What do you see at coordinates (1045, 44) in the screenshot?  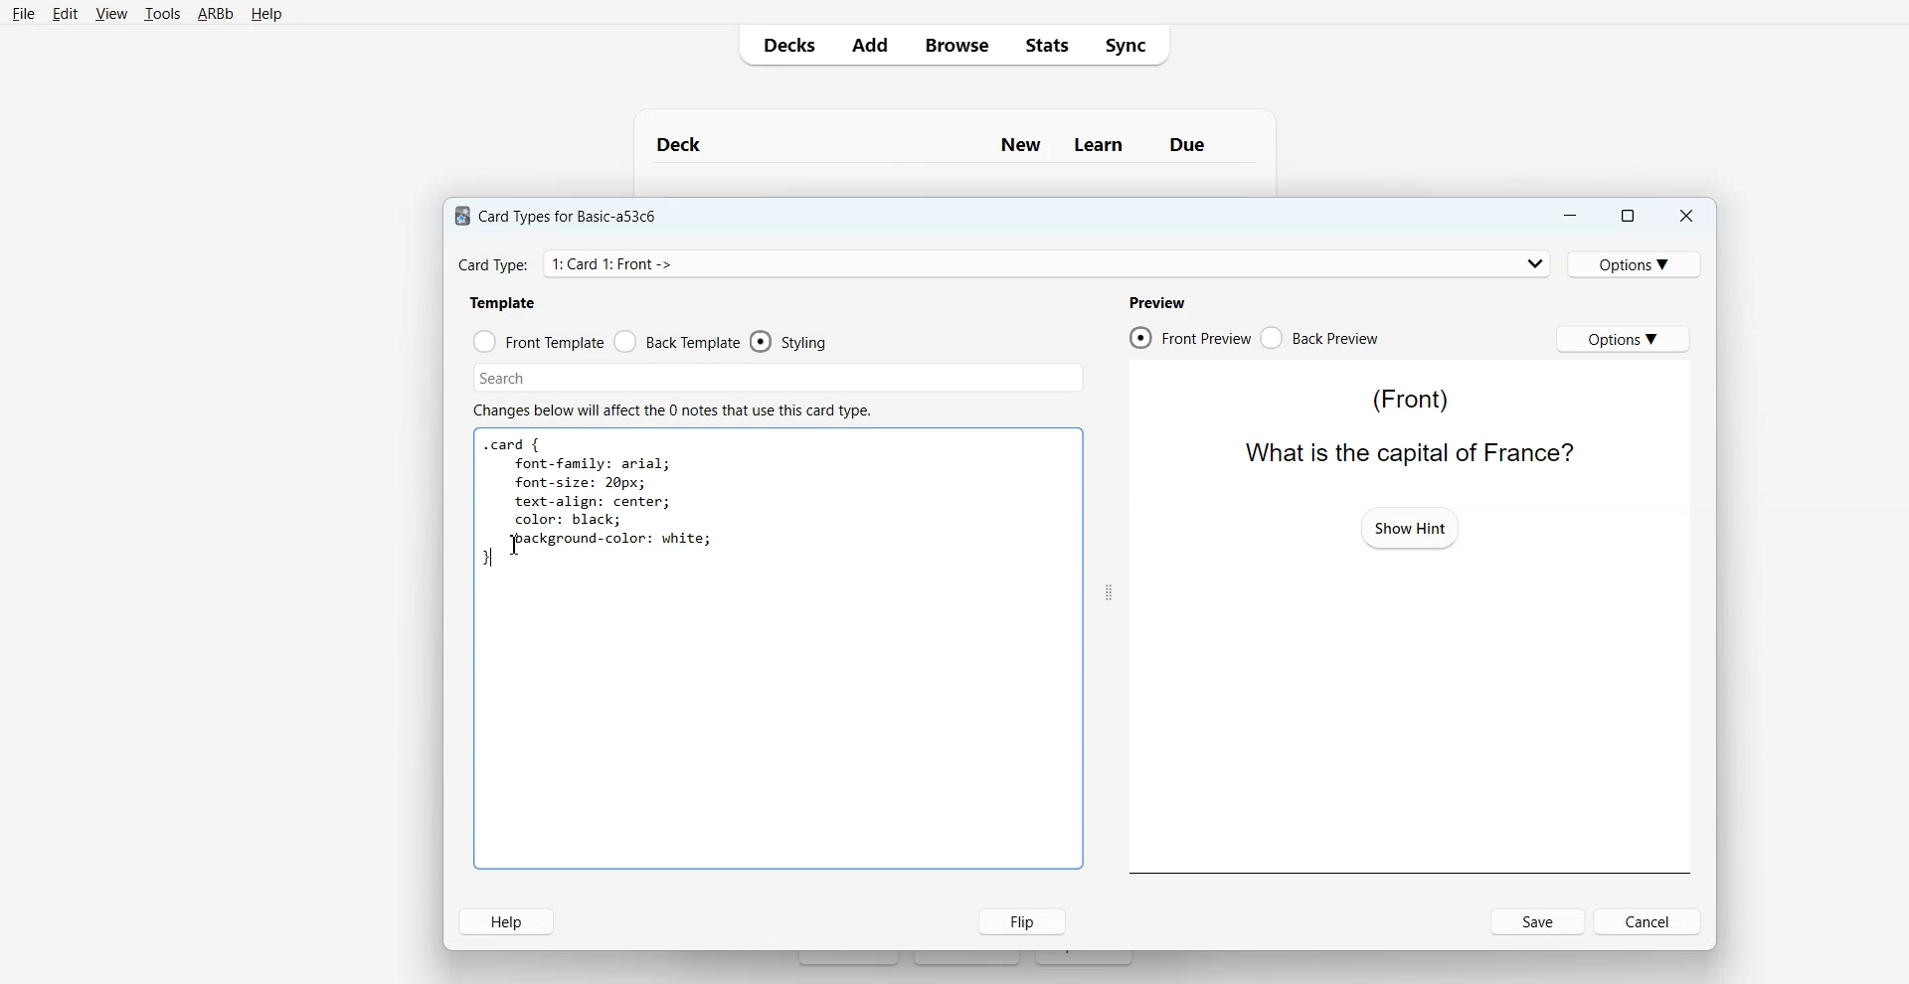 I see `Stats` at bounding box center [1045, 44].